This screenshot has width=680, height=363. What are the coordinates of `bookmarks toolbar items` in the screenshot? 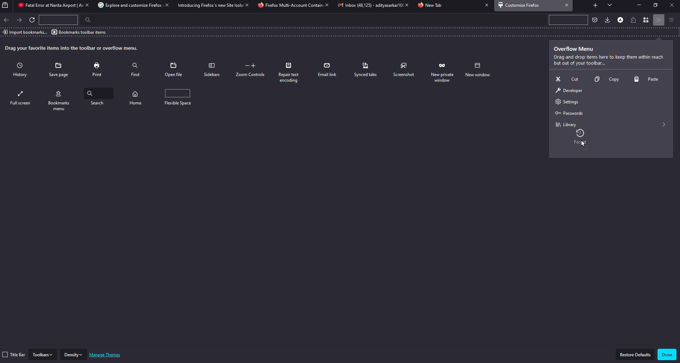 It's located at (80, 32).